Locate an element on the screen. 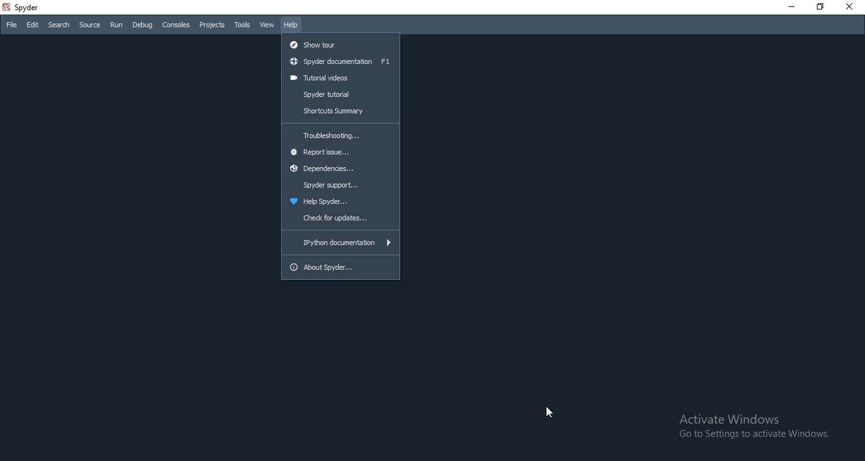 The width and height of the screenshot is (865, 461). check for updates is located at coordinates (339, 219).